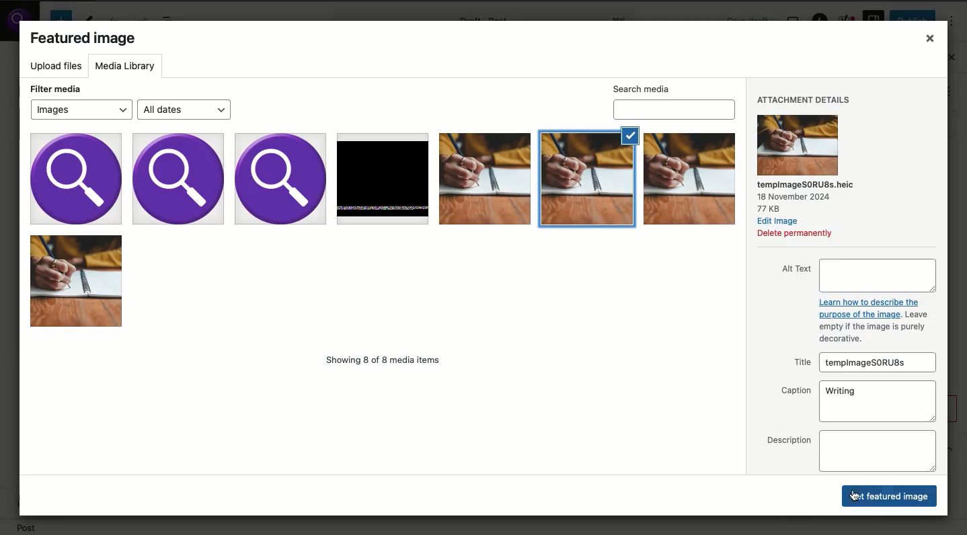  What do you see at coordinates (876, 363) in the screenshot?
I see `Title` at bounding box center [876, 363].